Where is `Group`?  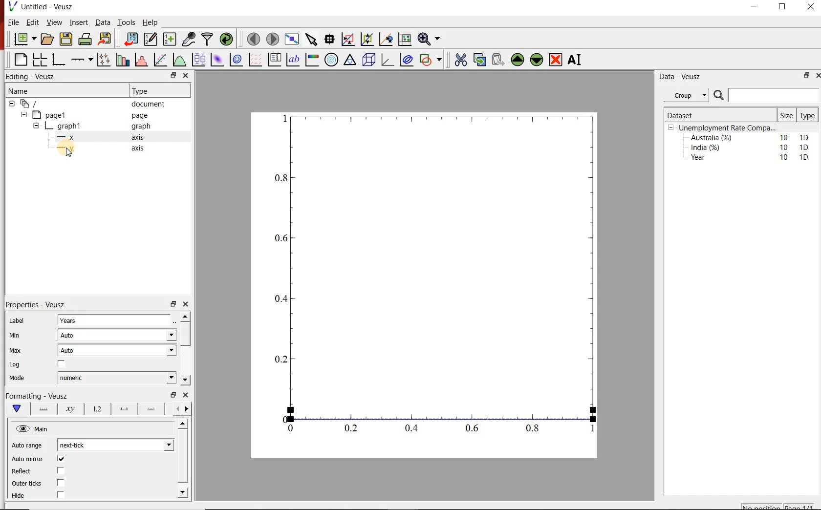 Group is located at coordinates (688, 95).